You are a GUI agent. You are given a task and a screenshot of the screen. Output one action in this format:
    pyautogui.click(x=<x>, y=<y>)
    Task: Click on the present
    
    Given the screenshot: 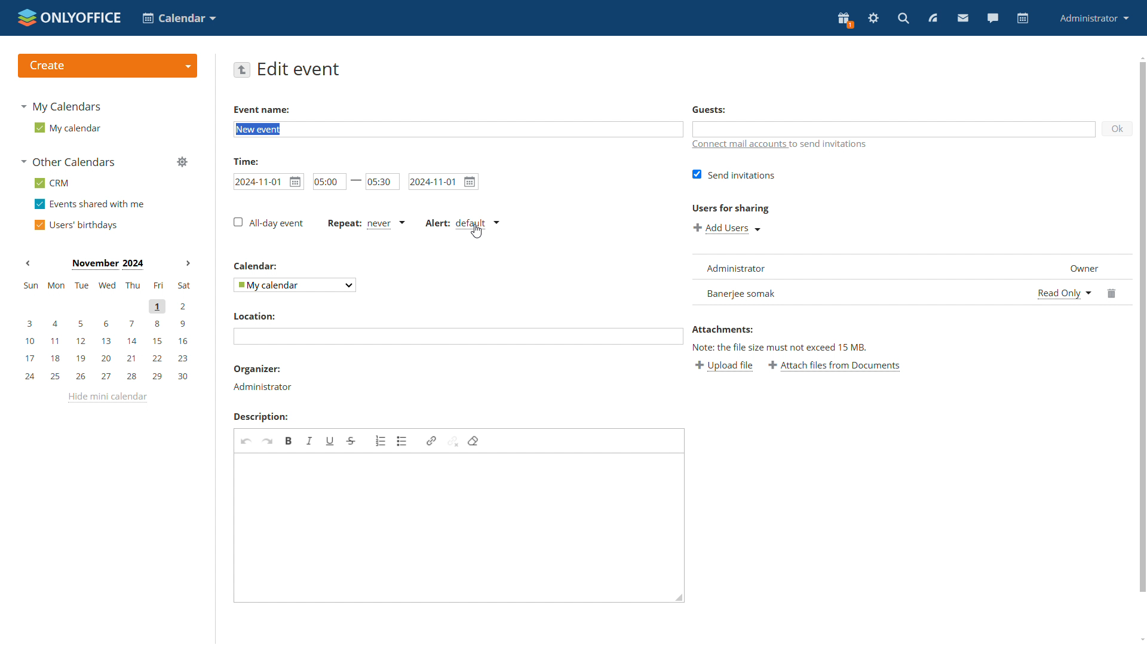 What is the action you would take?
    pyautogui.click(x=845, y=20)
    